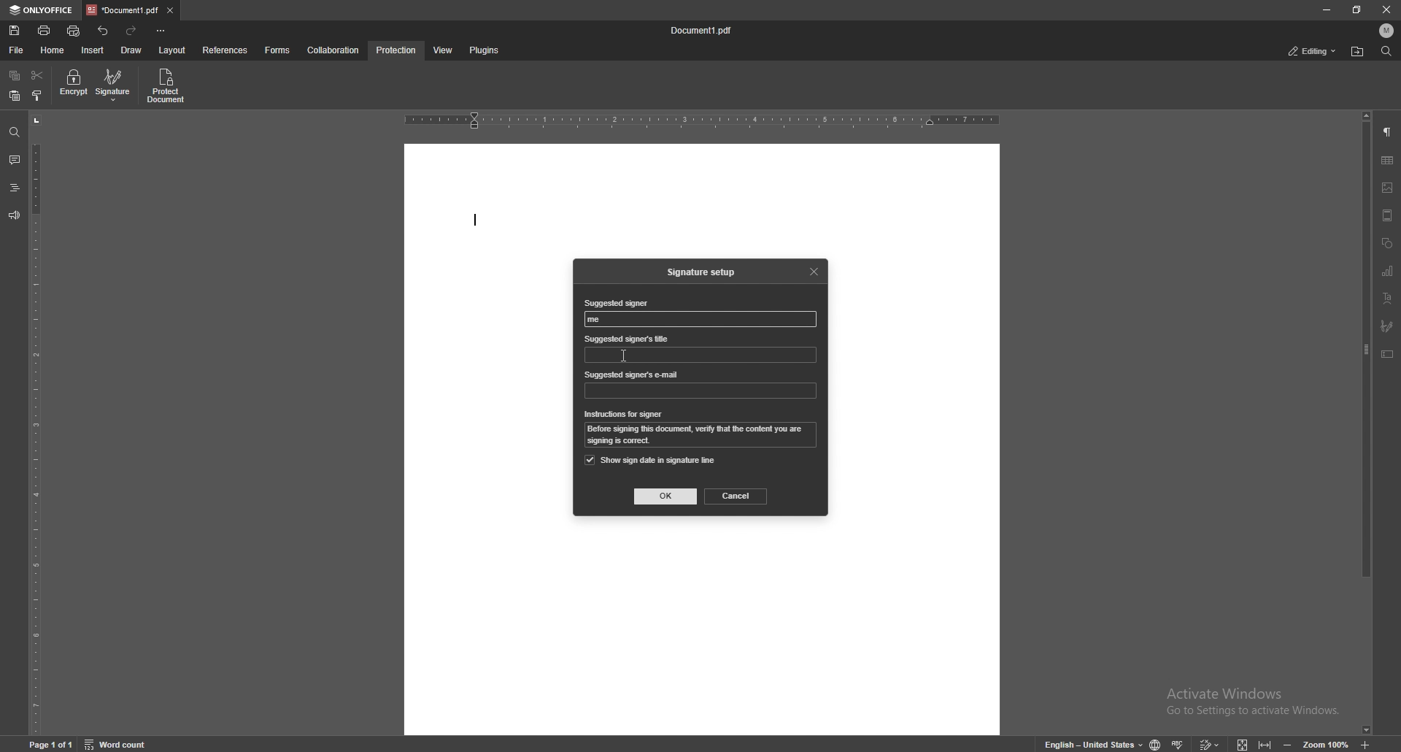 The image size is (1401, 752). Describe the element at coordinates (14, 189) in the screenshot. I see `heading` at that location.